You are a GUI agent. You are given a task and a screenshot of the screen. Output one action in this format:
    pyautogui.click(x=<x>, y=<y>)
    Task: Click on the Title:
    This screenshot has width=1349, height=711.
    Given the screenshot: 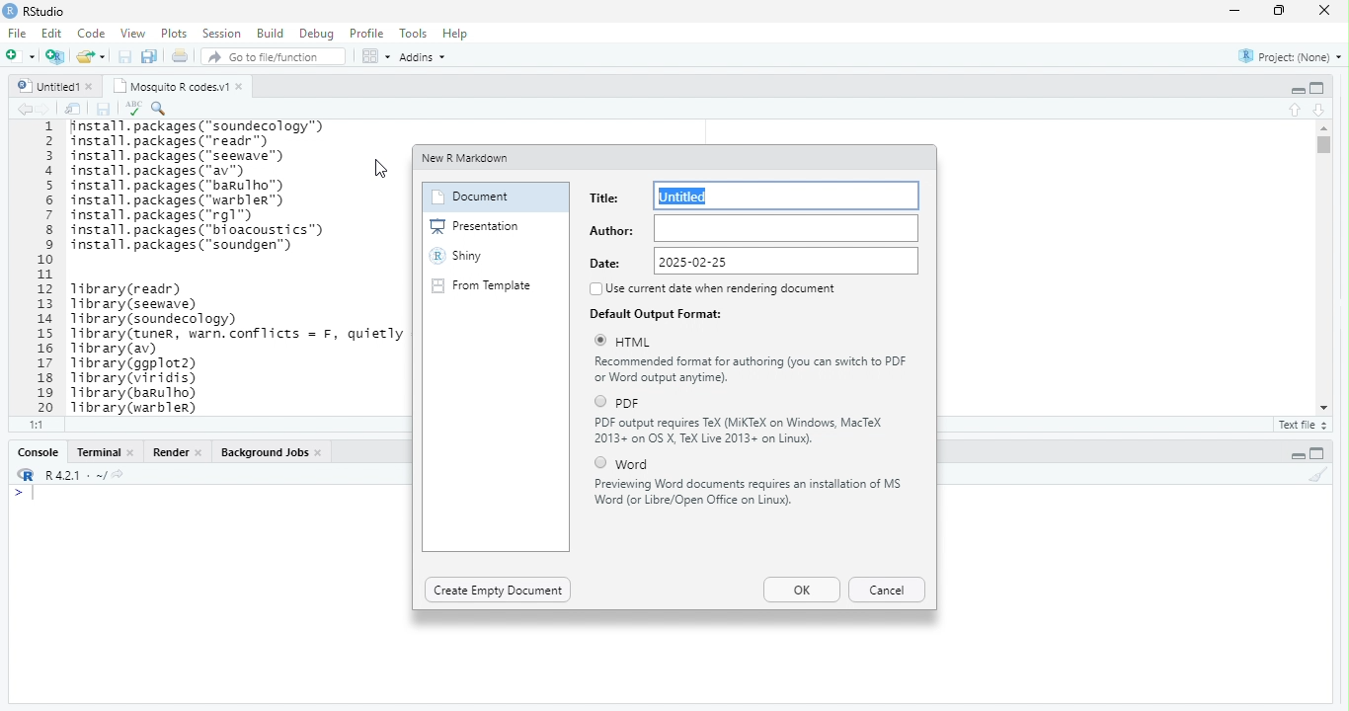 What is the action you would take?
    pyautogui.click(x=605, y=197)
    